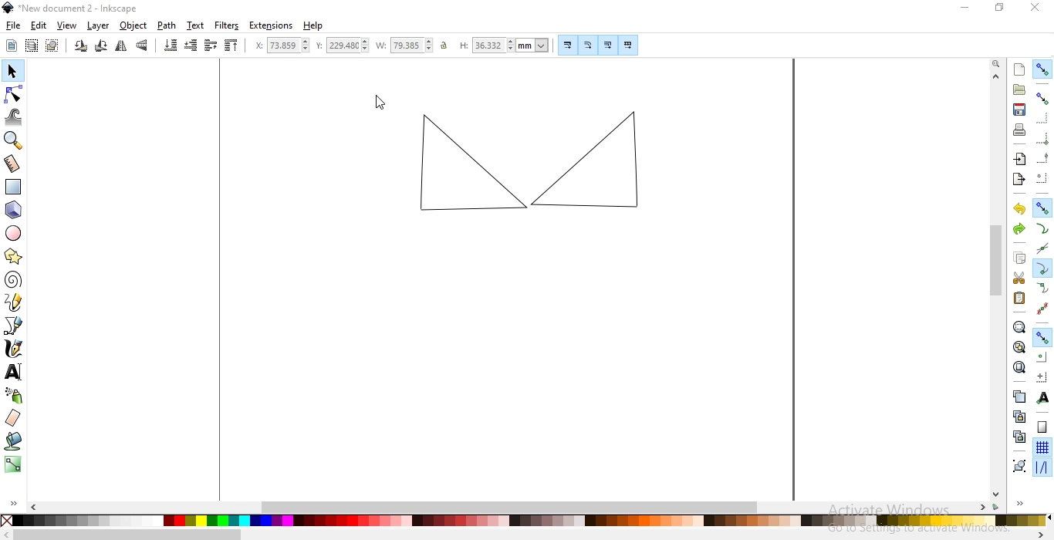 The height and width of the screenshot is (540, 1054). Describe the element at coordinates (1019, 327) in the screenshot. I see `zoom to fit selection in window` at that location.